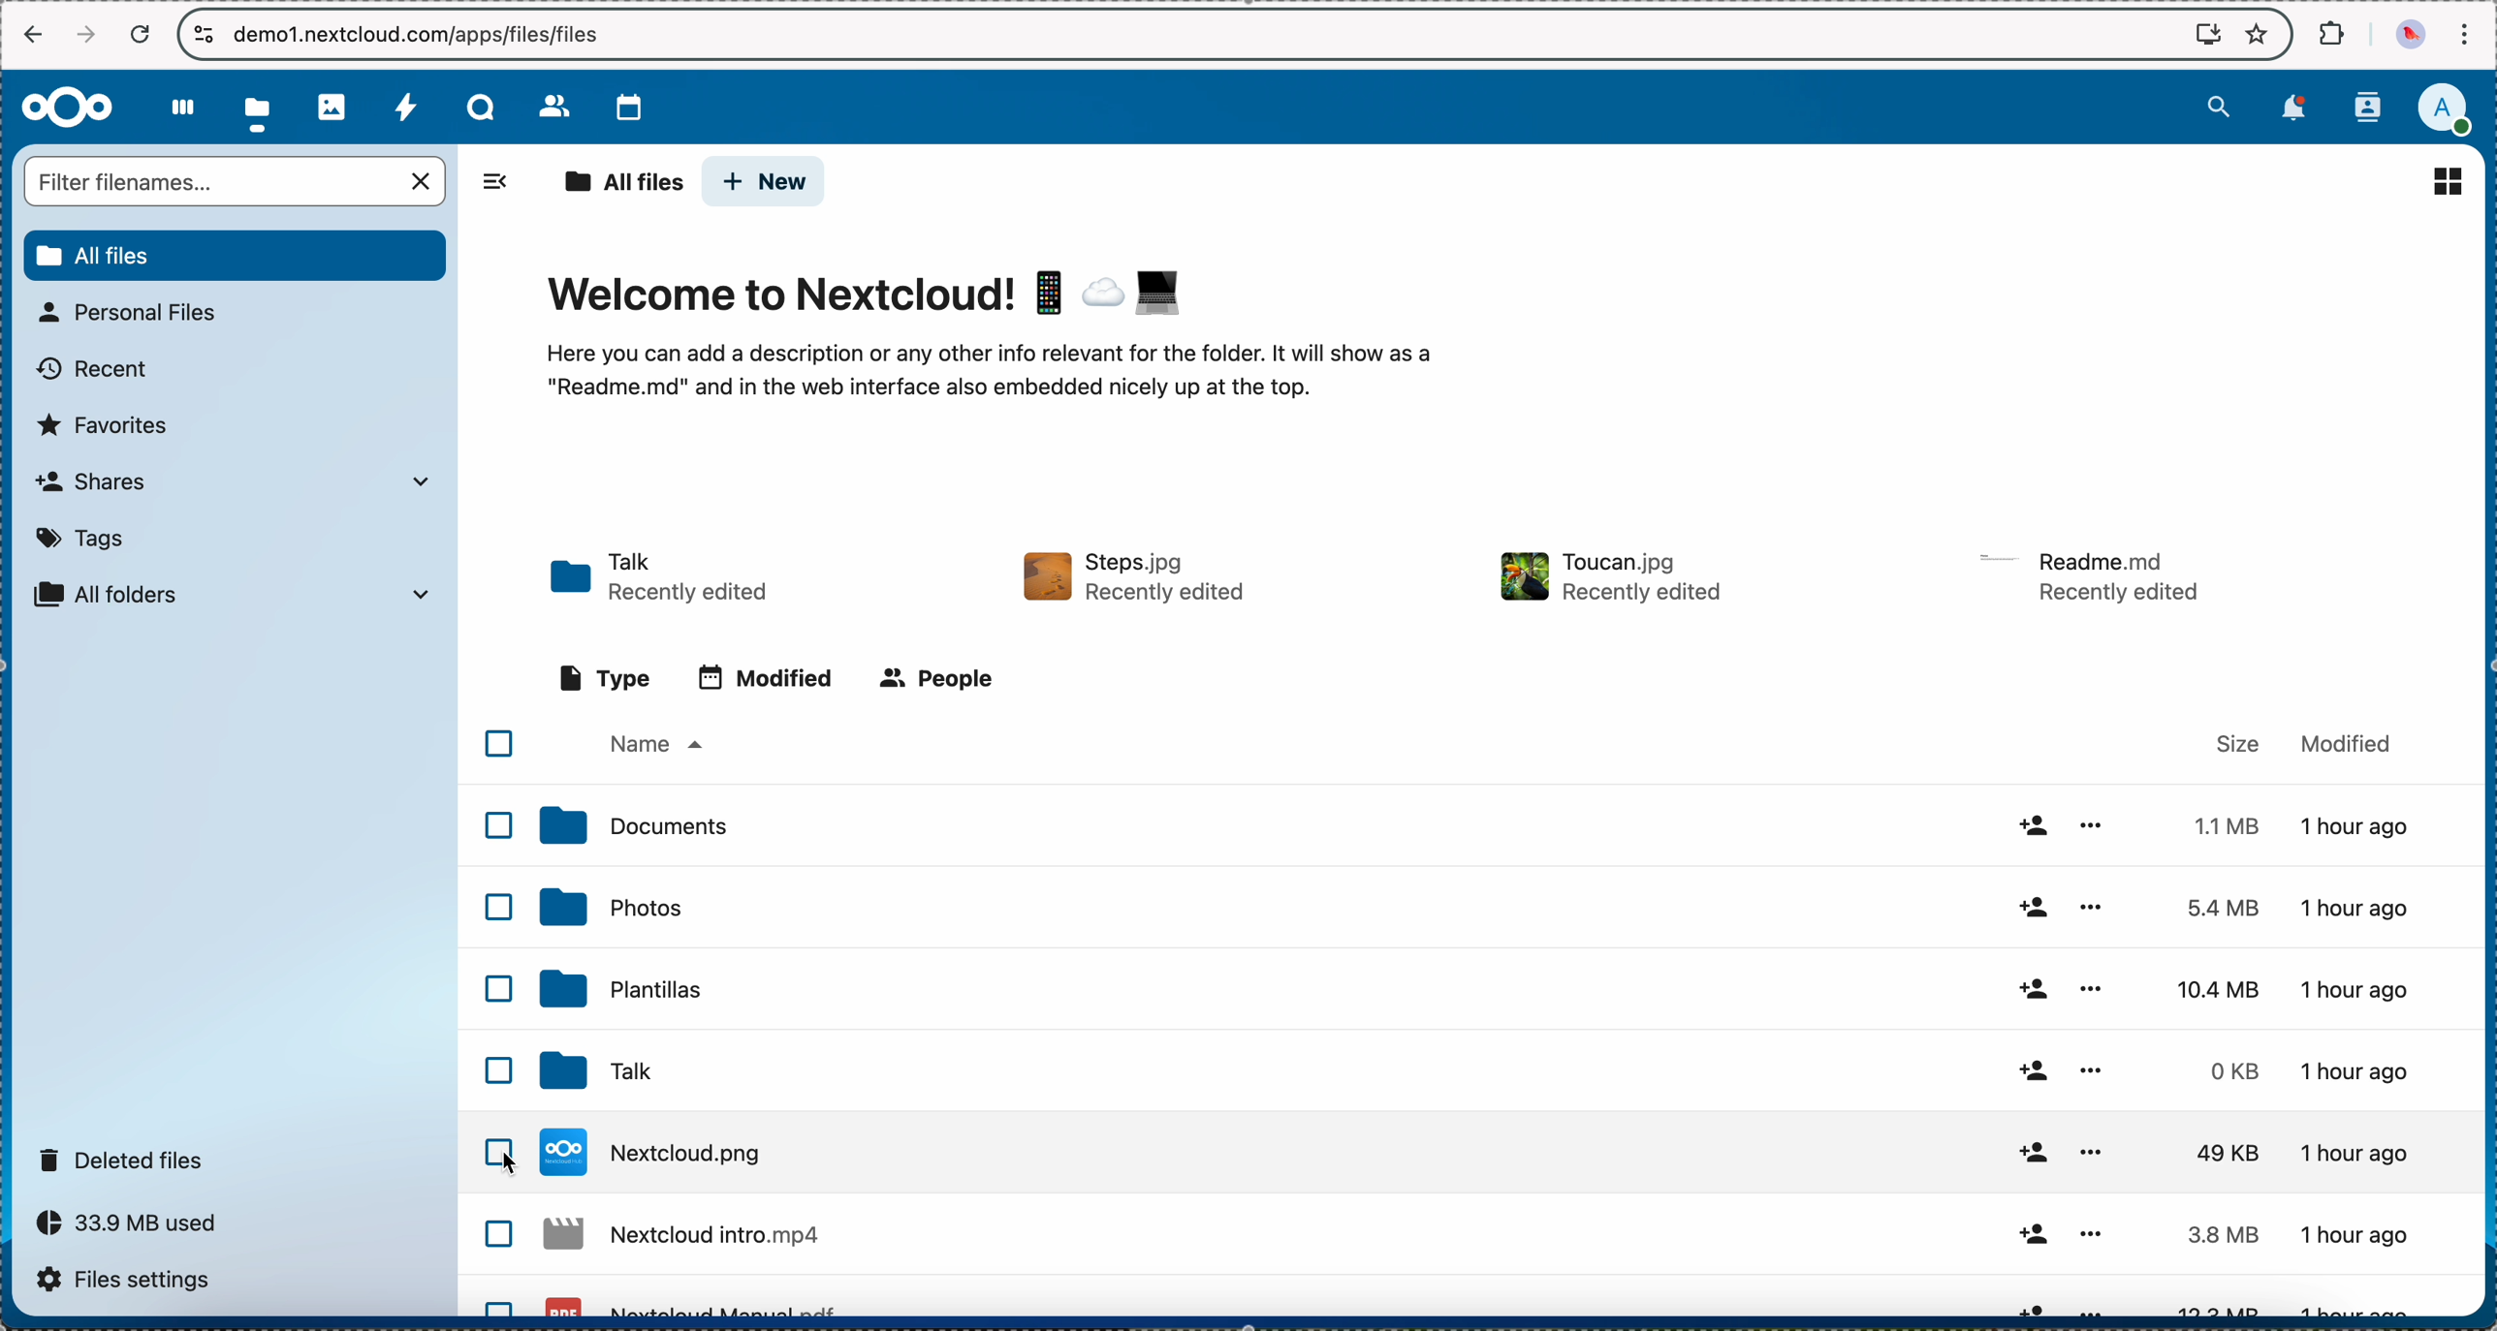  Describe the element at coordinates (234, 256) in the screenshot. I see `all files` at that location.